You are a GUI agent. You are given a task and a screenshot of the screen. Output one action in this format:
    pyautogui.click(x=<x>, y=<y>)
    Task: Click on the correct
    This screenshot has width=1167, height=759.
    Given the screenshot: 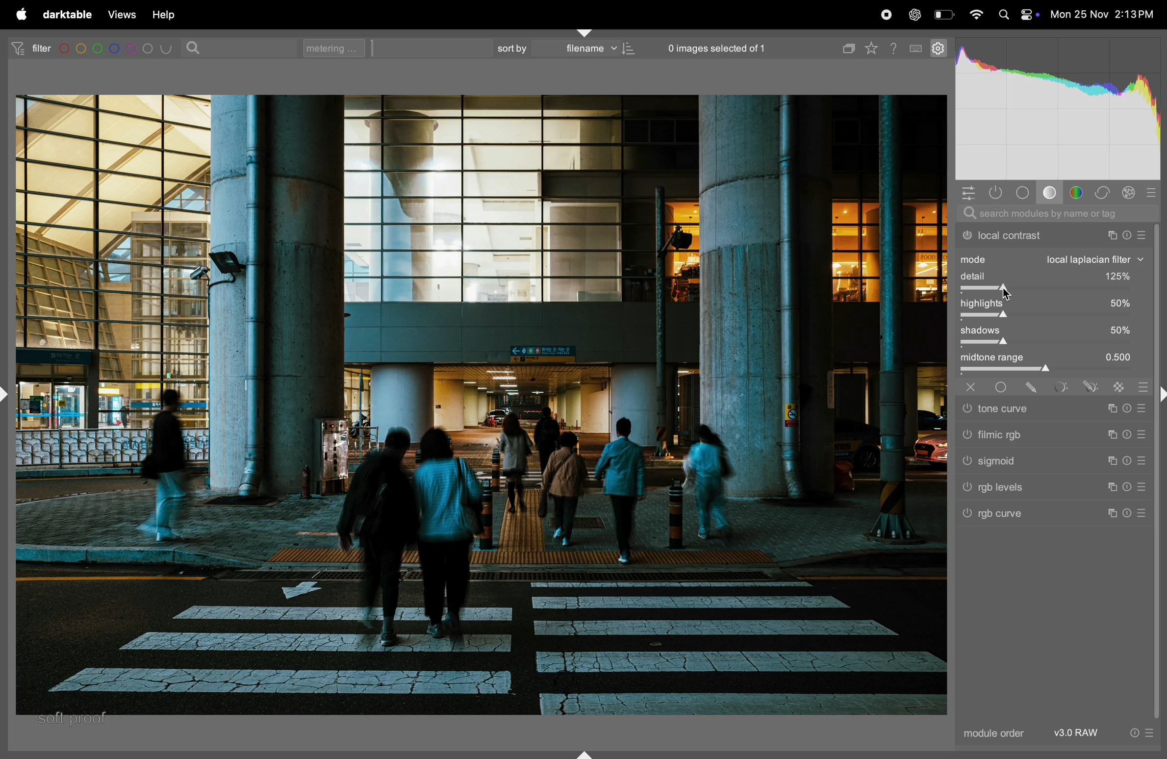 What is the action you would take?
    pyautogui.click(x=1103, y=193)
    